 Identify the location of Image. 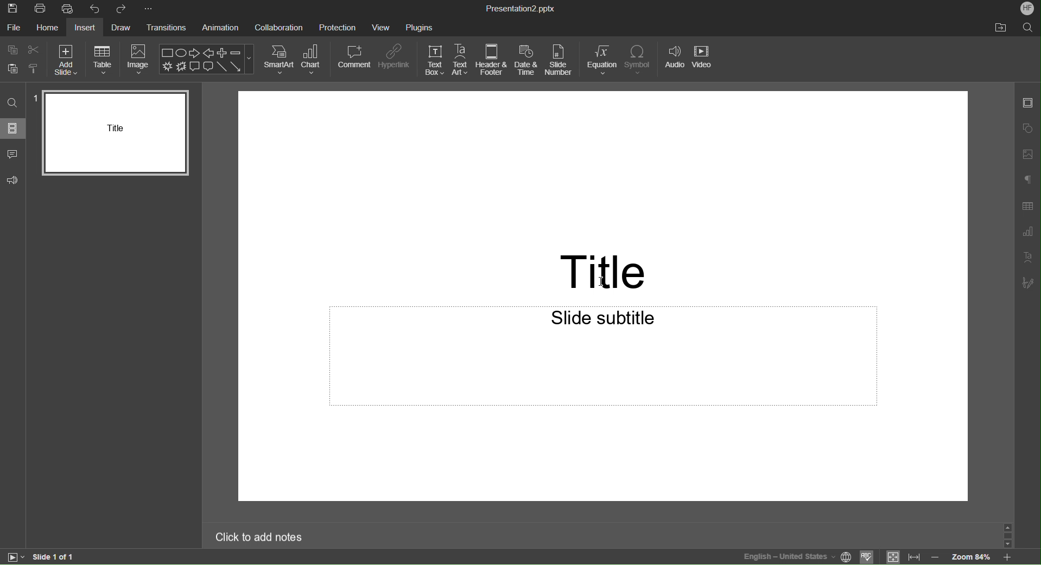
(139, 60).